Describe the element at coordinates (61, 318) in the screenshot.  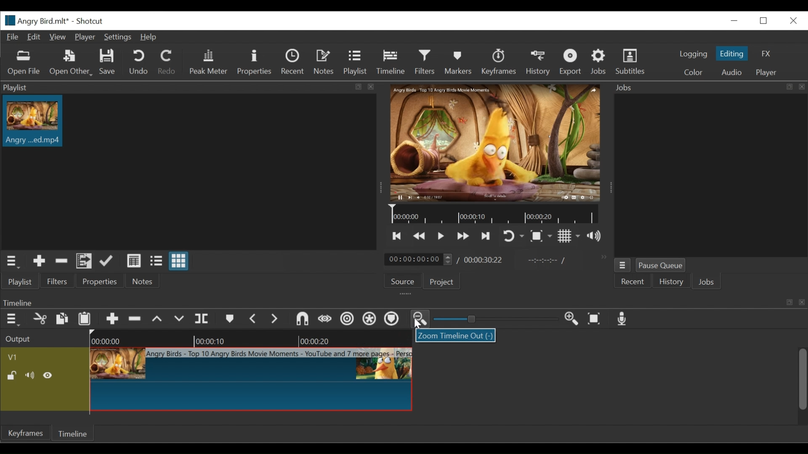
I see `copy` at that location.